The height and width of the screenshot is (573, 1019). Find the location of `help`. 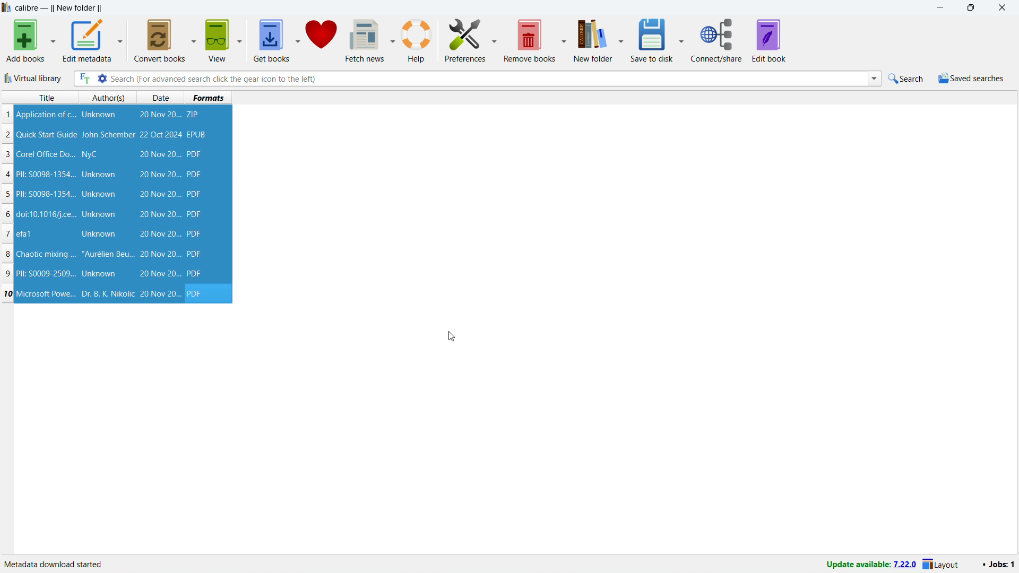

help is located at coordinates (418, 40).